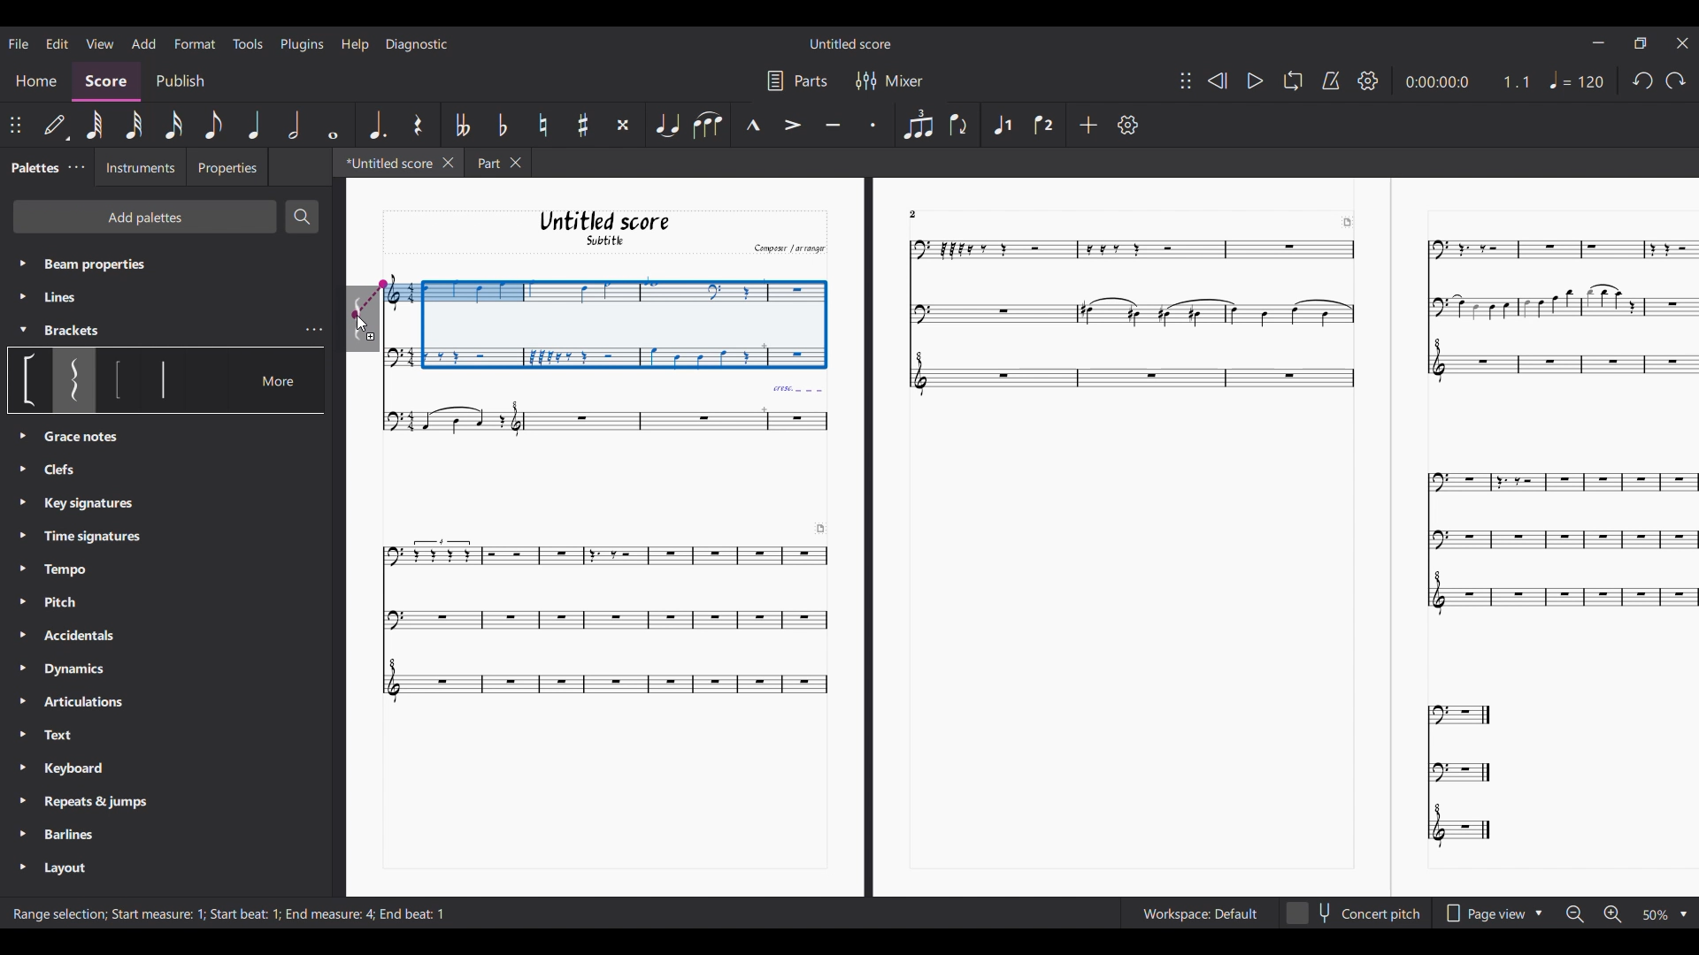 The height and width of the screenshot is (955, 1699). I want to click on Accidentals, so click(77, 638).